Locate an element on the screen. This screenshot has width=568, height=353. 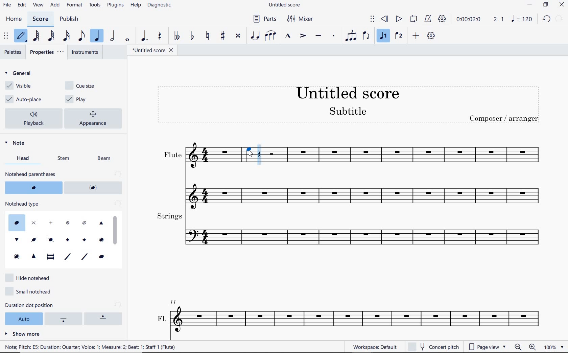
HALF NOTE is located at coordinates (113, 36).